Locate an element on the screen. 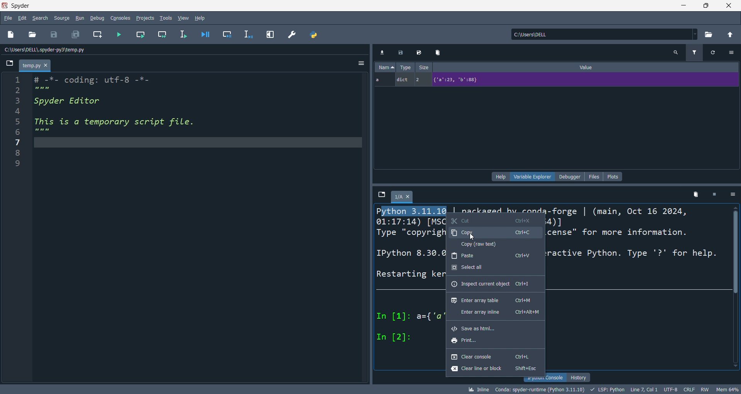  run cell is located at coordinates (143, 34).